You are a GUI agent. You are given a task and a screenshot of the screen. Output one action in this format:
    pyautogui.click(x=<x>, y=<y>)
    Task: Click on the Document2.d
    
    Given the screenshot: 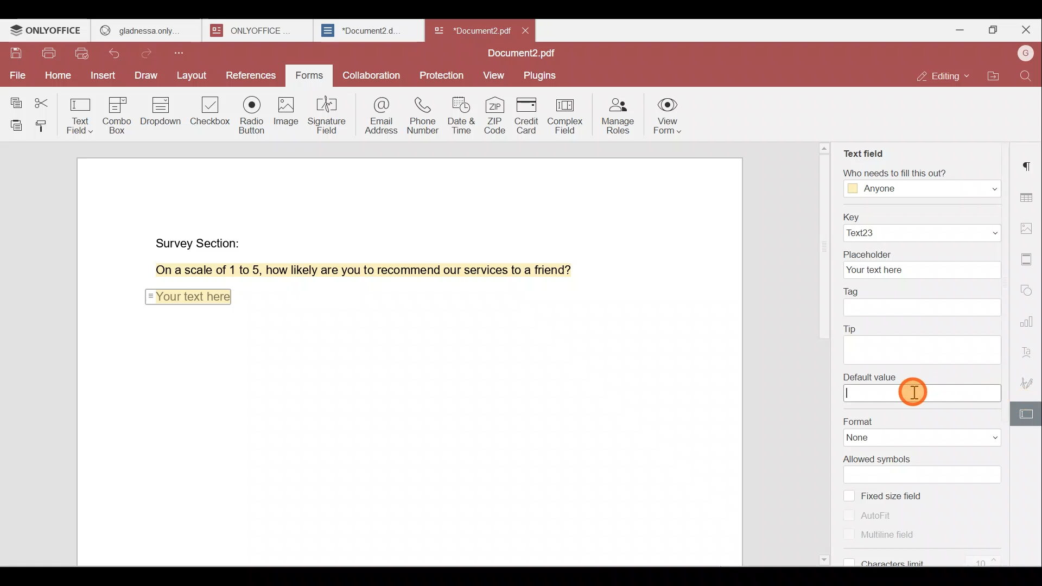 What is the action you would take?
    pyautogui.click(x=368, y=31)
    